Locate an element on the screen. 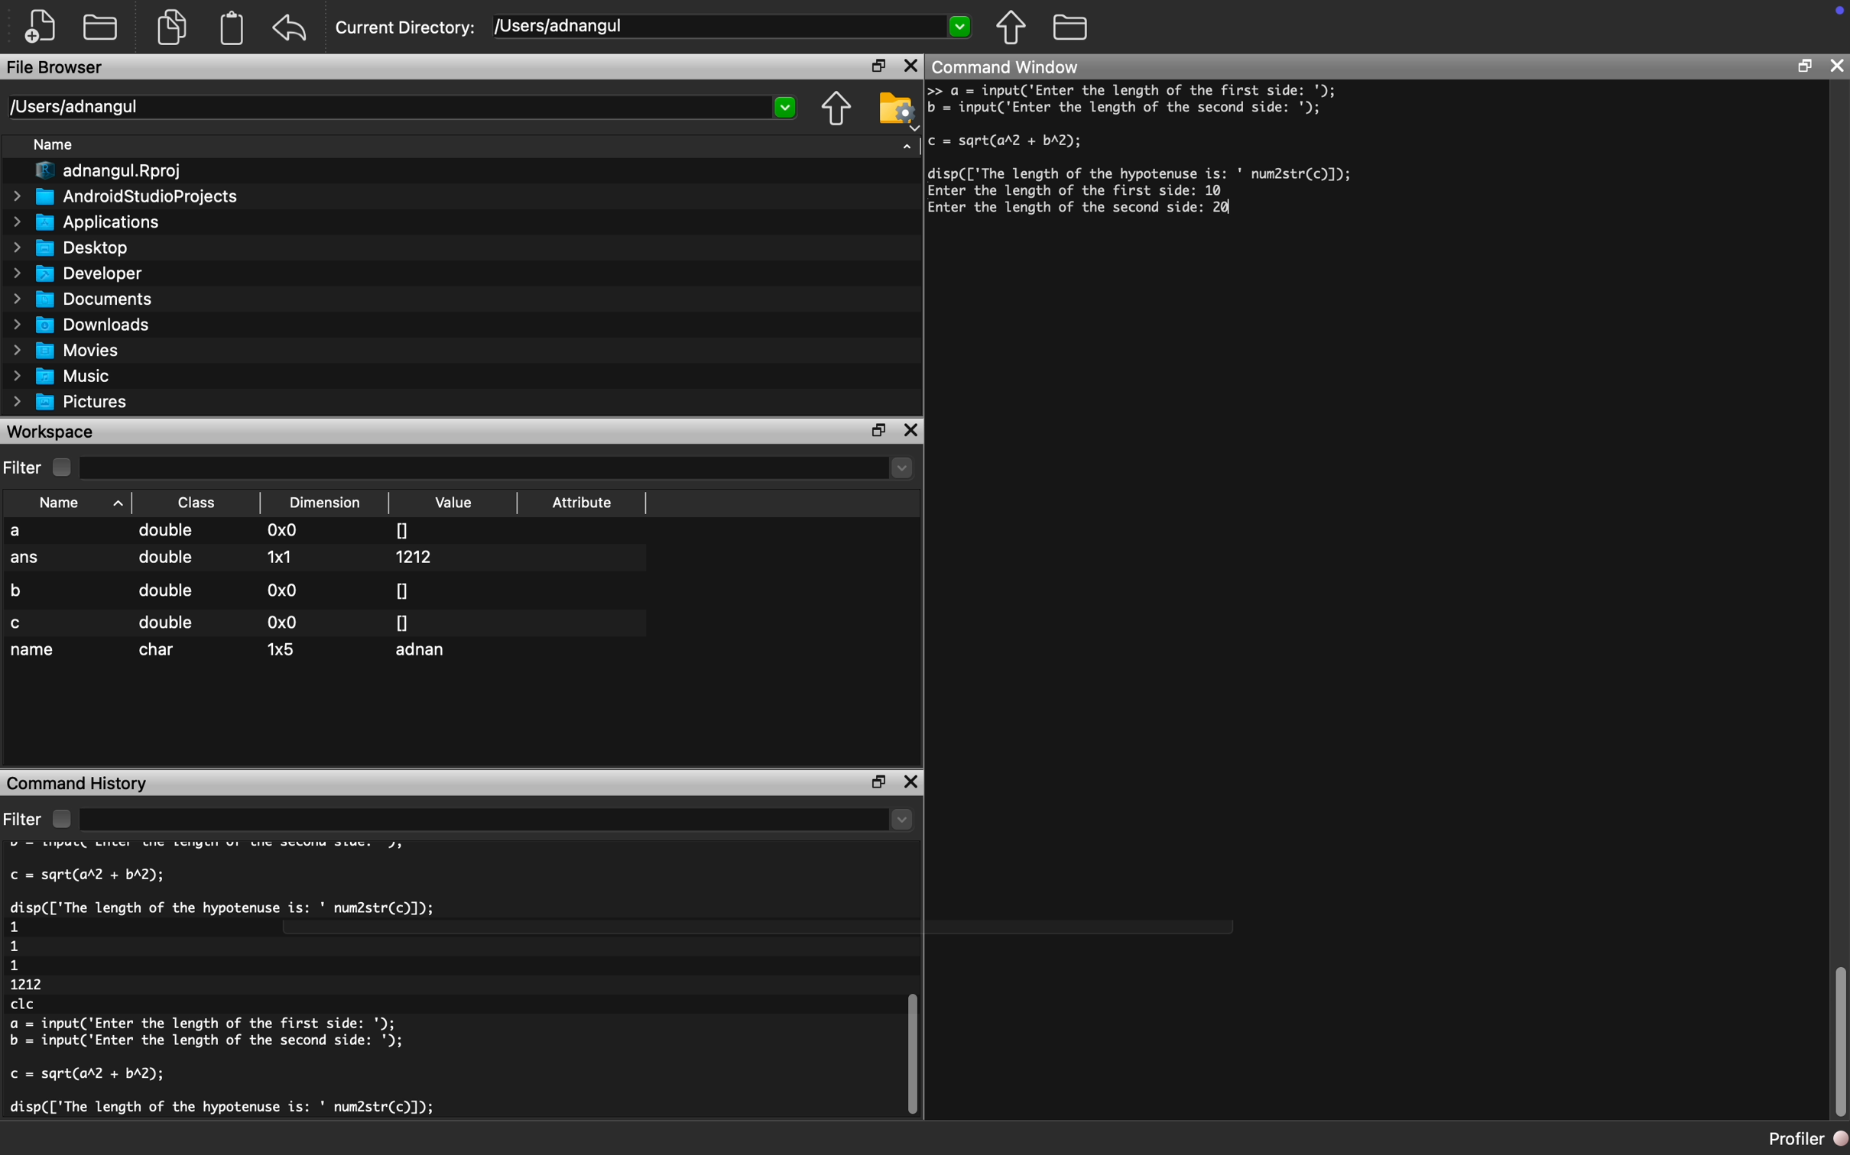 The image size is (1850, 1155). restore down is located at coordinates (872, 67).